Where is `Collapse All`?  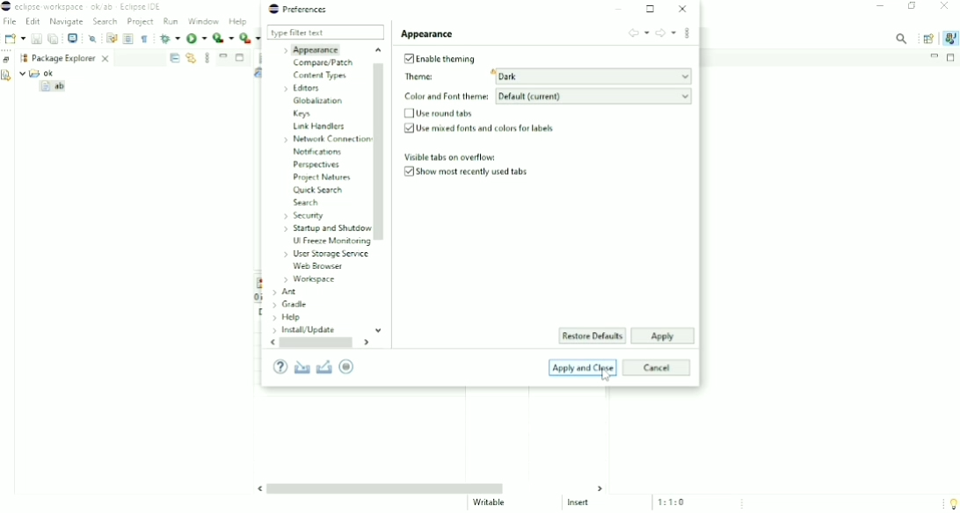 Collapse All is located at coordinates (174, 58).